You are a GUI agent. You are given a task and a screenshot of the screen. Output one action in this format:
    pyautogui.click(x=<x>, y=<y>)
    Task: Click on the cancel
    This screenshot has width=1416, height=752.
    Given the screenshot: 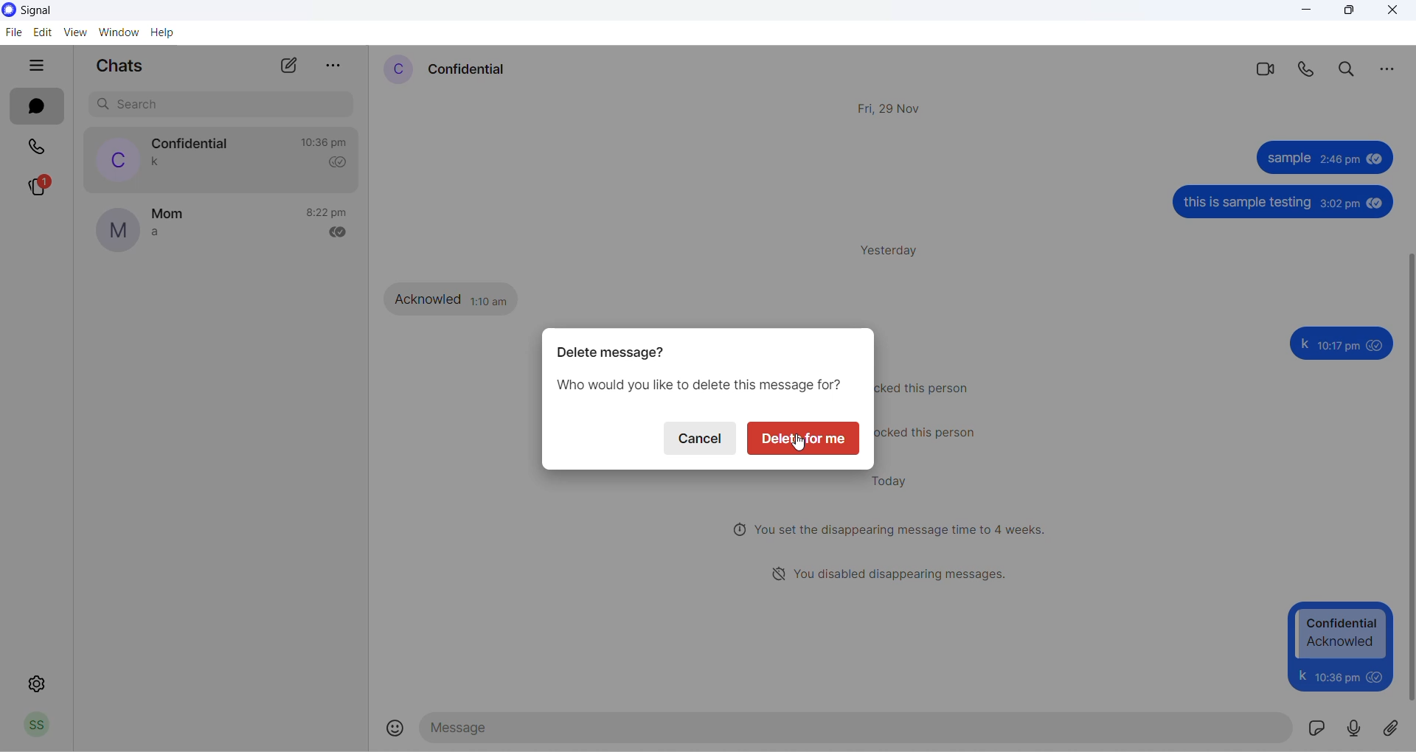 What is the action you would take?
    pyautogui.click(x=697, y=440)
    